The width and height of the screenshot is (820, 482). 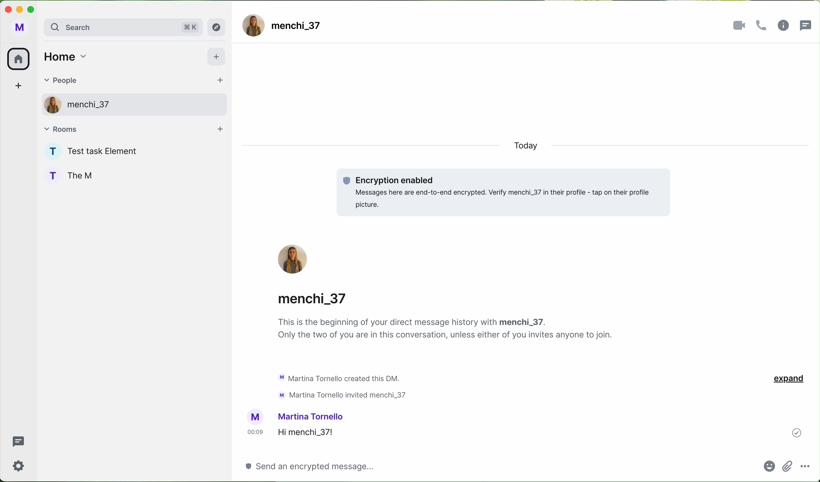 I want to click on The M, so click(x=84, y=174).